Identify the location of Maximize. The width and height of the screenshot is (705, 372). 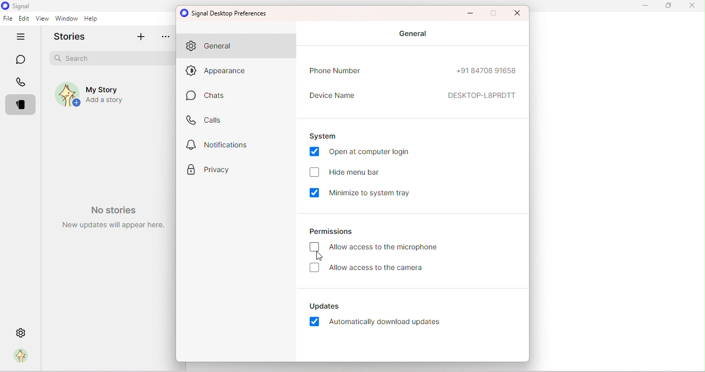
(494, 14).